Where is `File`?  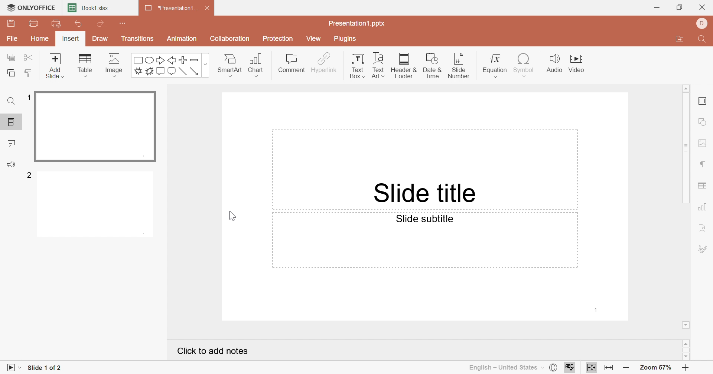 File is located at coordinates (13, 39).